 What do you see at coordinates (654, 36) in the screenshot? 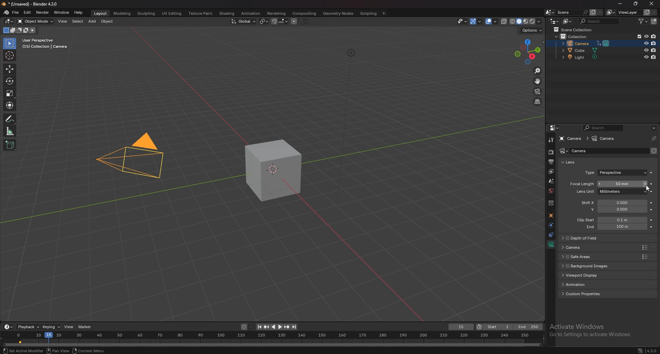
I see `disable in renders` at bounding box center [654, 36].